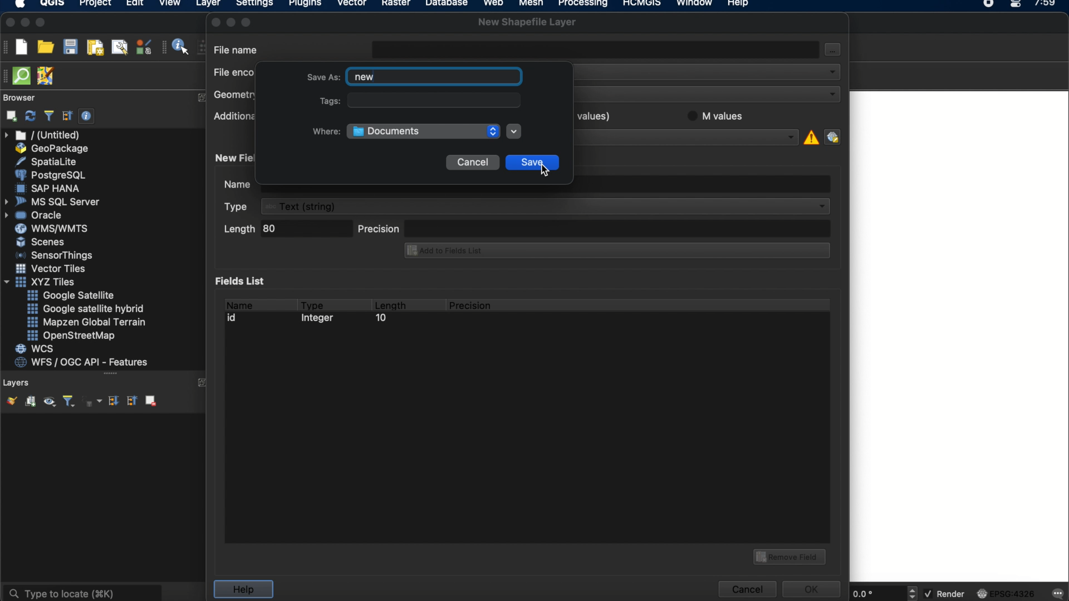 Image resolution: width=1069 pixels, height=601 pixels. Describe the element at coordinates (144, 47) in the screenshot. I see `style manager` at that location.